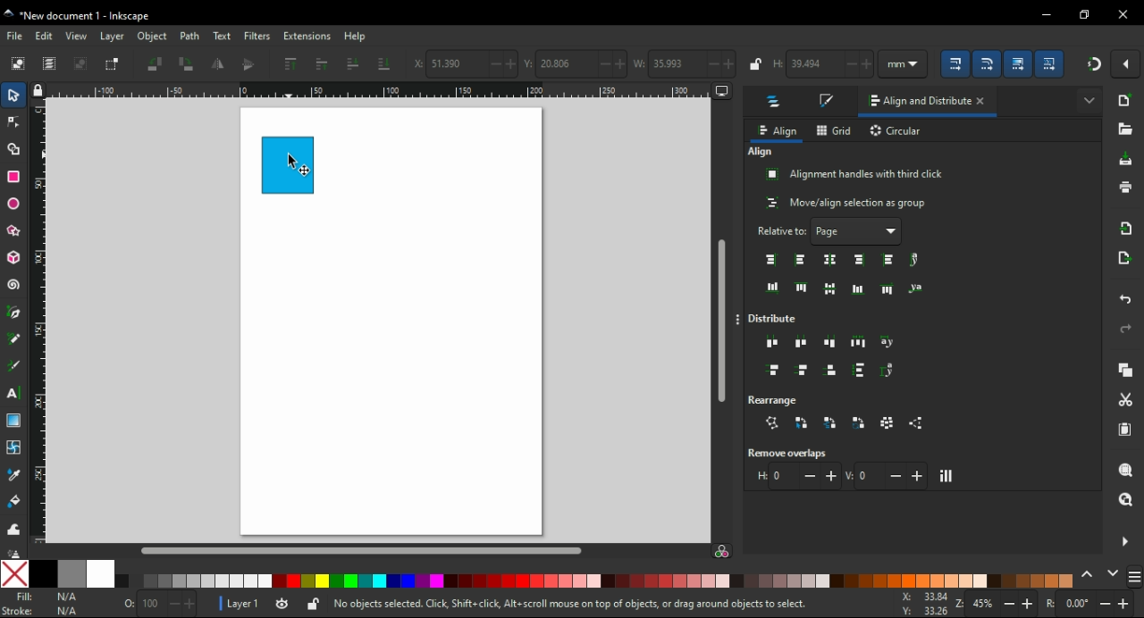 The height and width of the screenshot is (618, 1144). Describe the element at coordinates (14, 447) in the screenshot. I see `mesh tool` at that location.